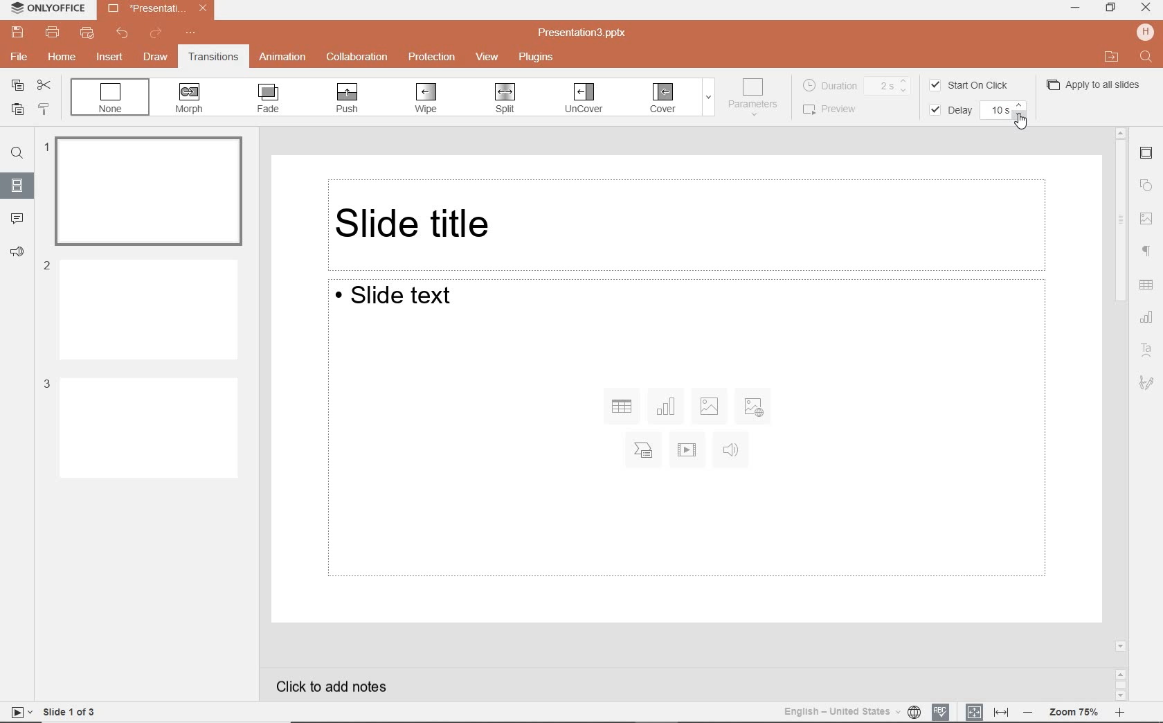  I want to click on redo, so click(157, 34).